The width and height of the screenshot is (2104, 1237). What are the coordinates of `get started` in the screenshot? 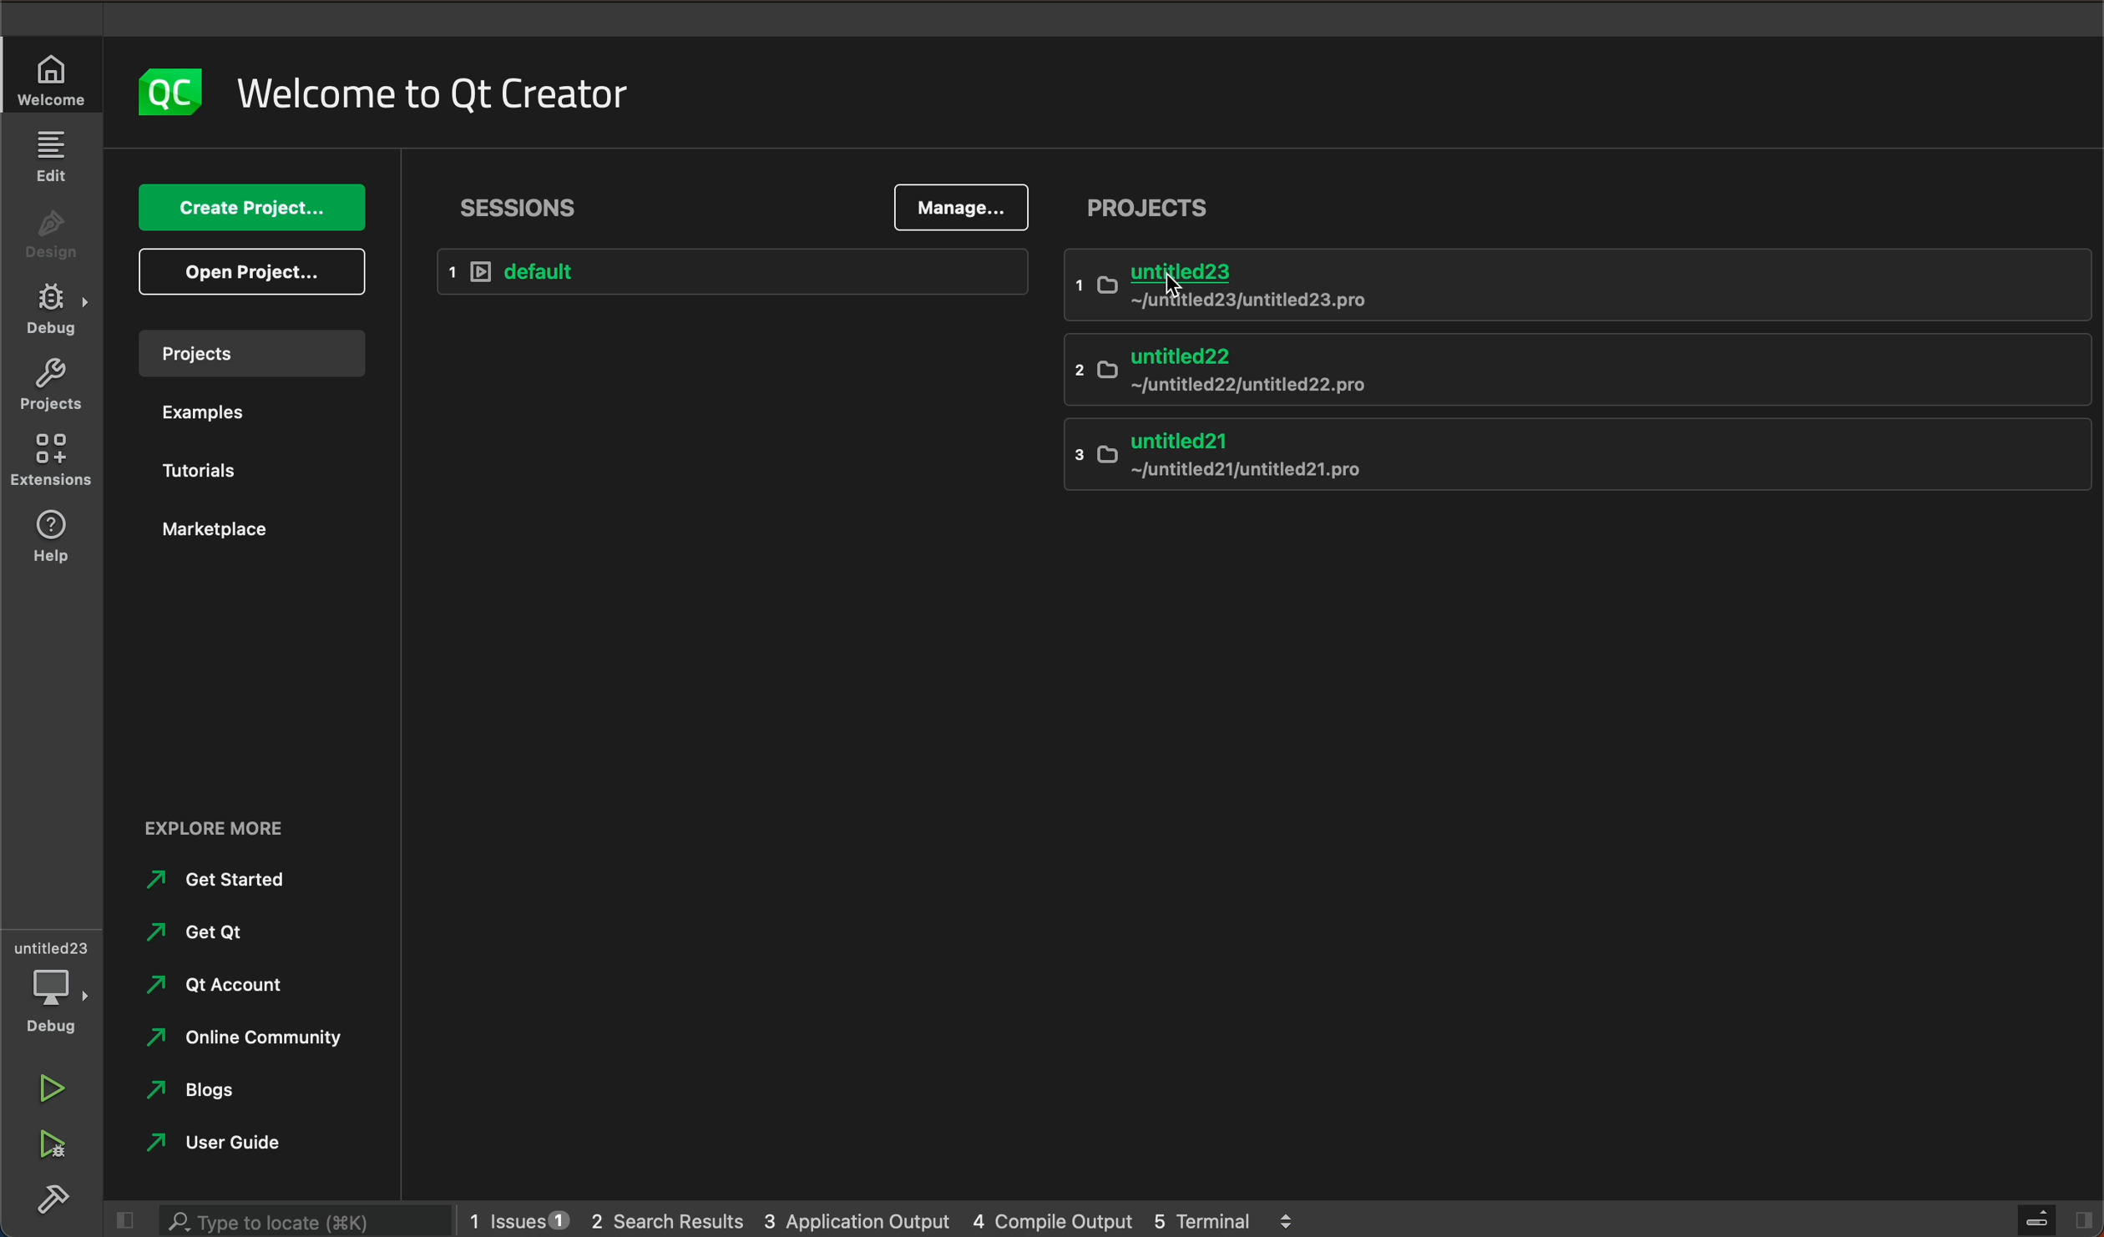 It's located at (221, 881).